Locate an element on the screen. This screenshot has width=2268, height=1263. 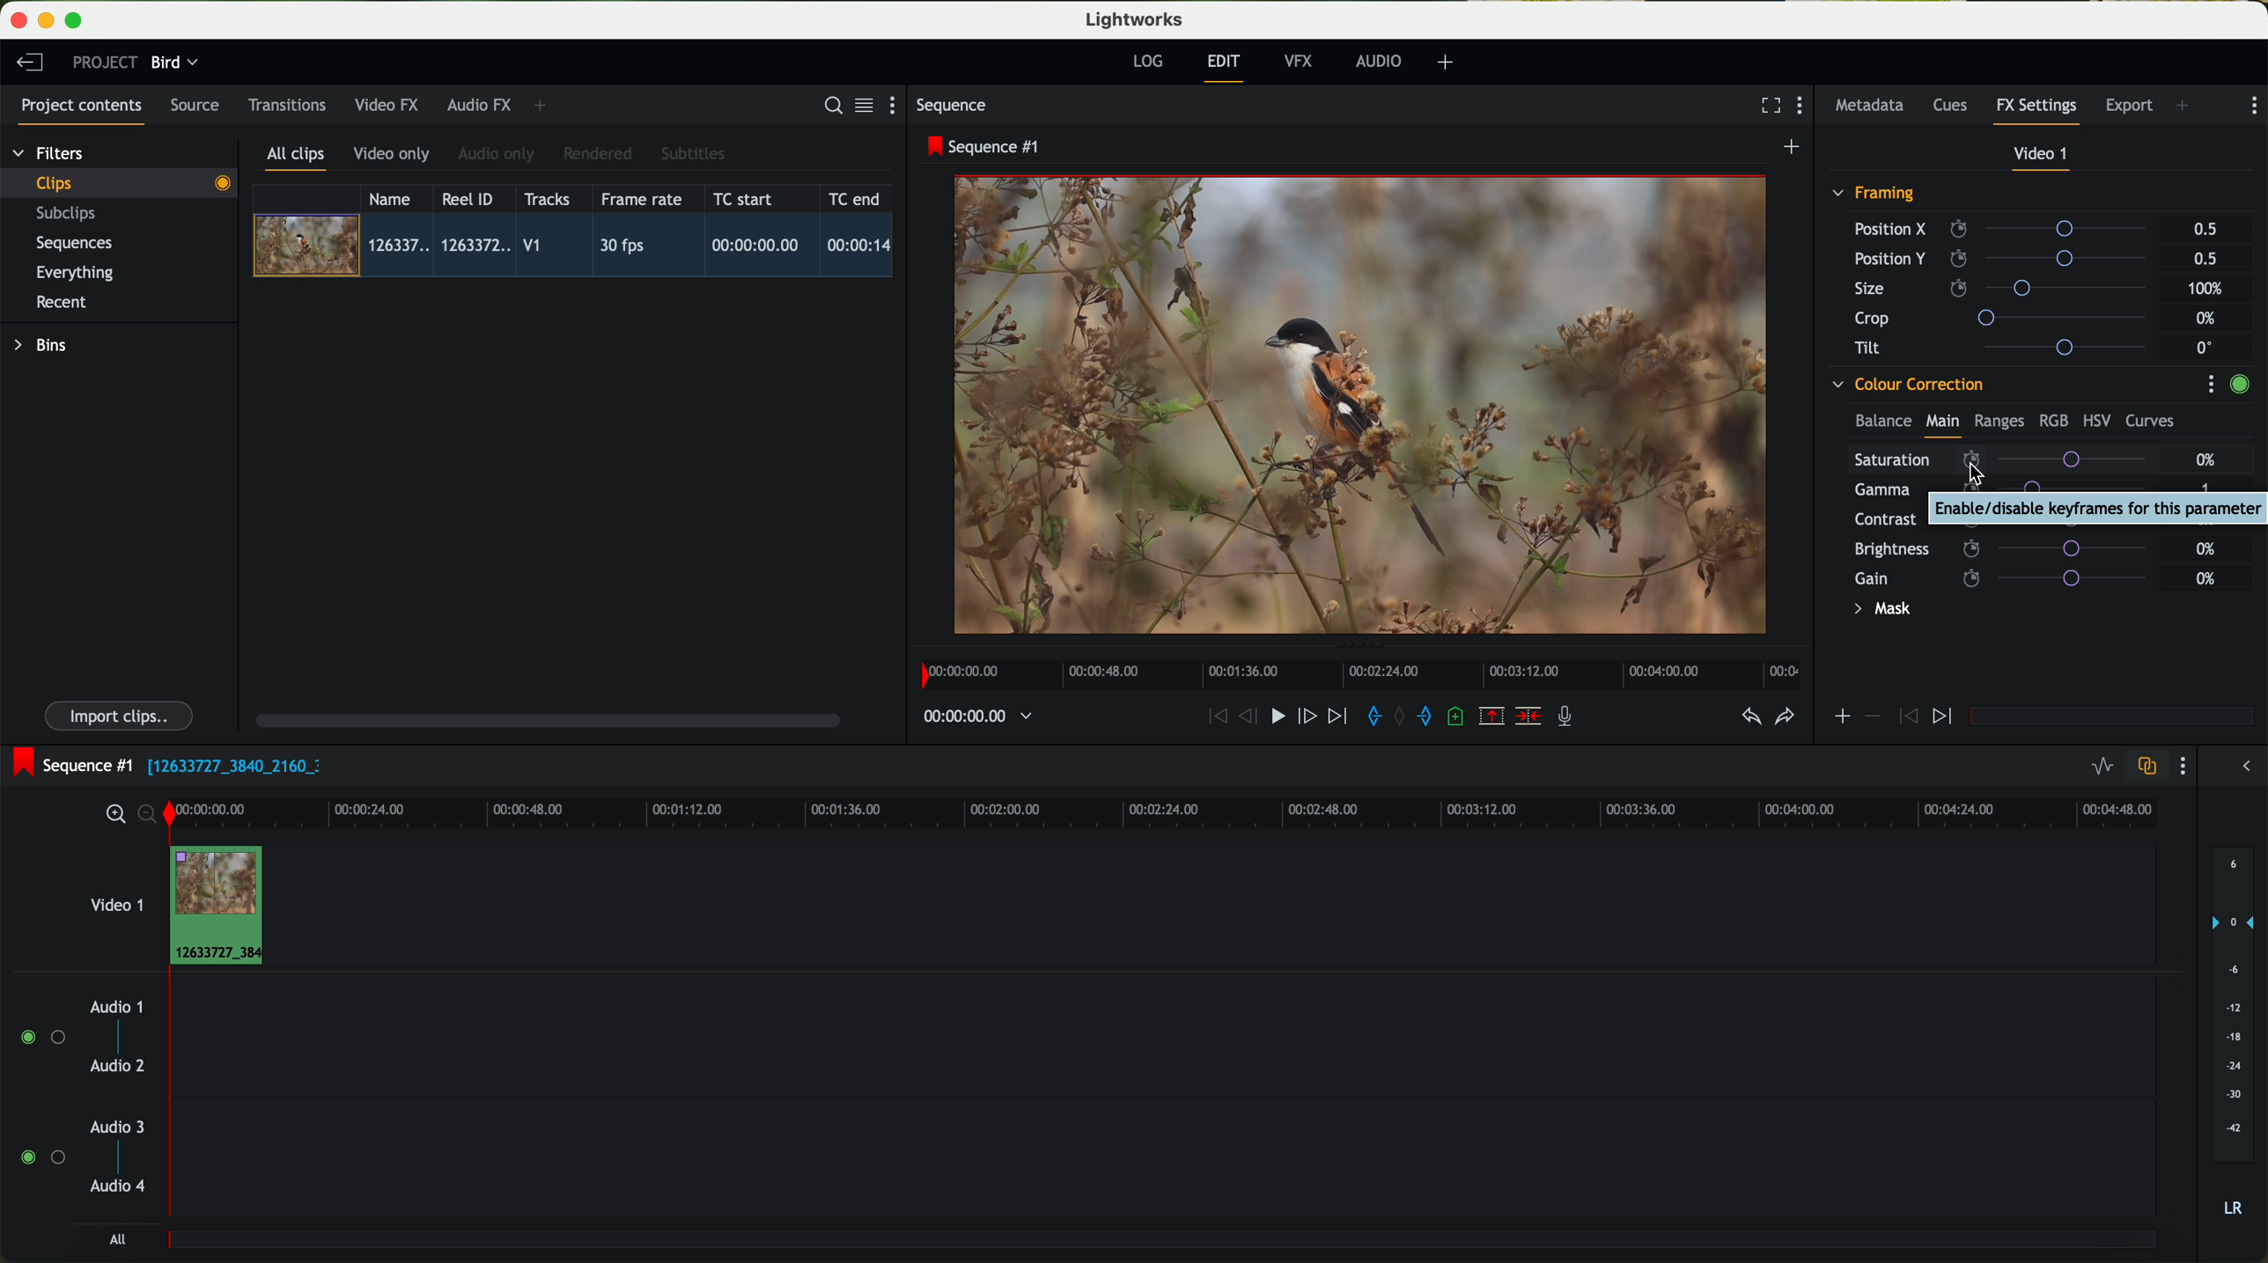
remove the marked section is located at coordinates (1493, 716).